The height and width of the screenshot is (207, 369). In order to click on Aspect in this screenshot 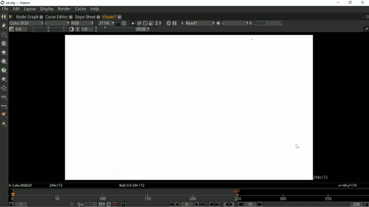, I will do `click(56, 186)`.